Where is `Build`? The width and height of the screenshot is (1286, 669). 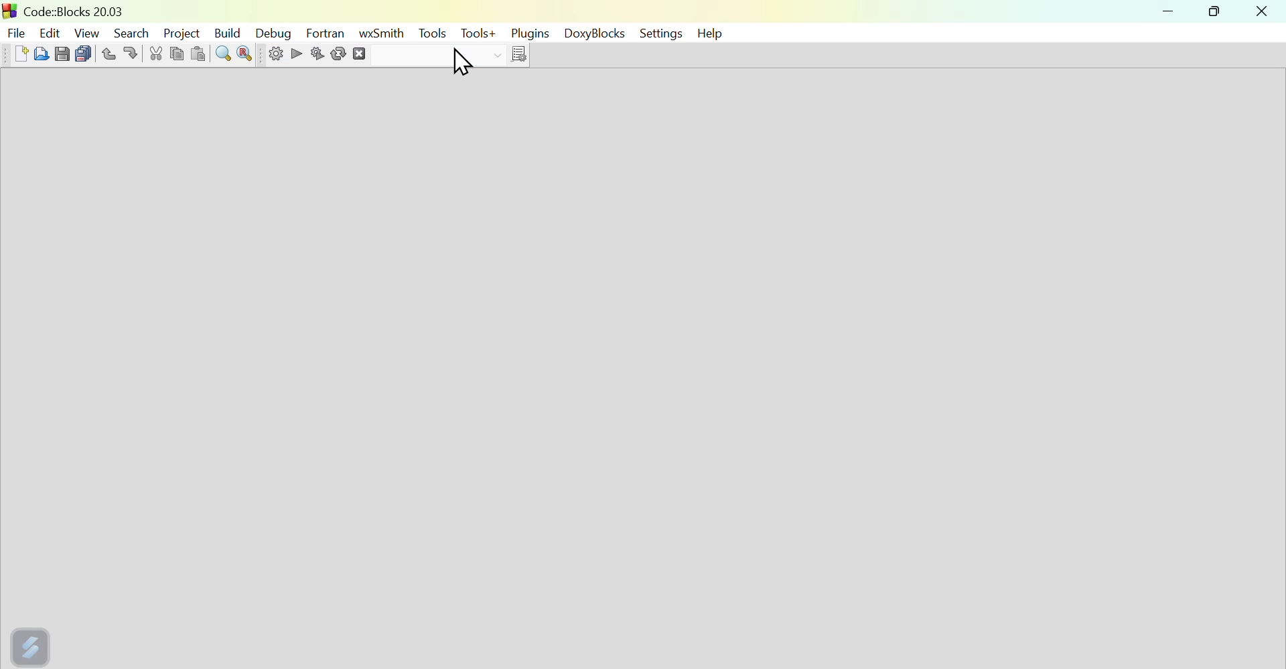
Build is located at coordinates (231, 30).